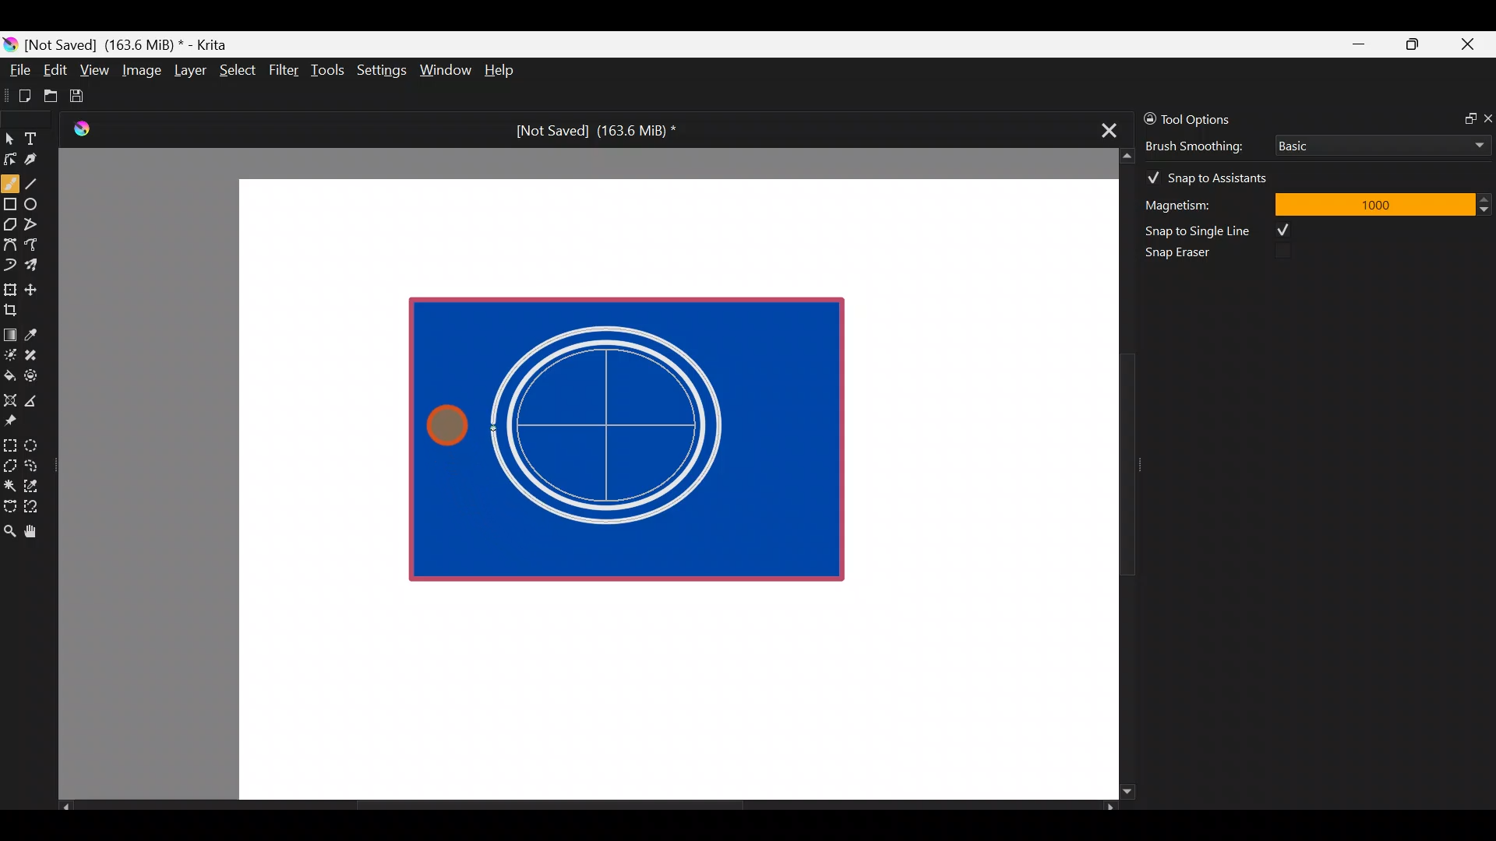 The width and height of the screenshot is (1496, 841). Describe the element at coordinates (587, 807) in the screenshot. I see `Scroll bar` at that location.